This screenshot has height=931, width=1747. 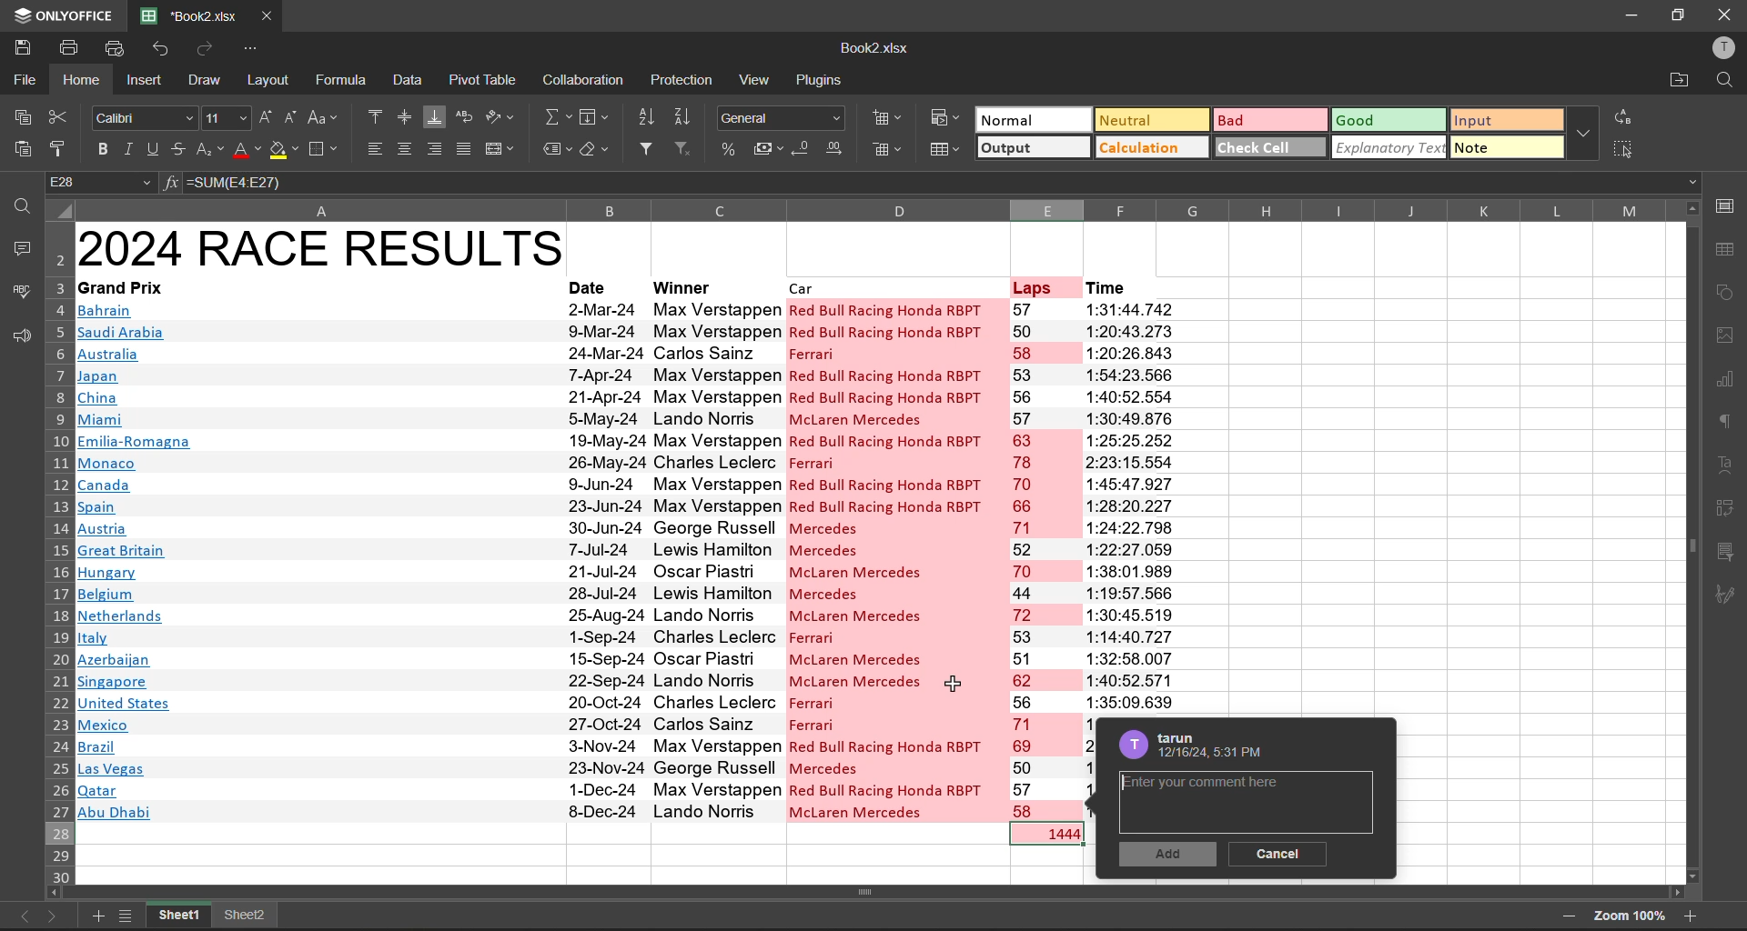 I want to click on zoom in, so click(x=1689, y=917).